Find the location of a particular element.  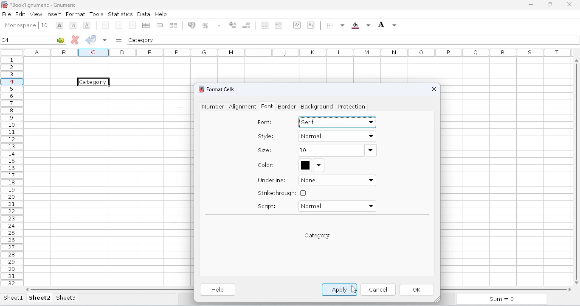

style: is located at coordinates (266, 136).